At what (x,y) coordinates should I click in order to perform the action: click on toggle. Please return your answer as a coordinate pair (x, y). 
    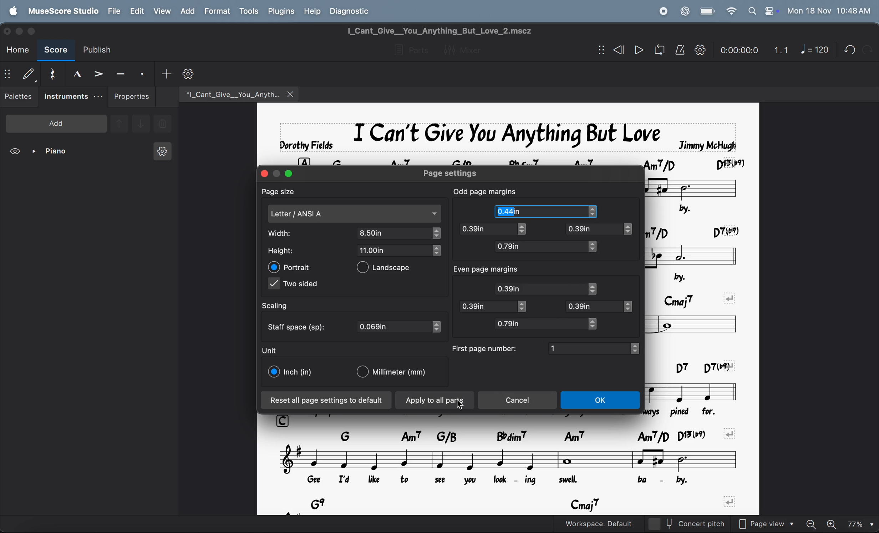
    Looking at the image, I should click on (438, 327).